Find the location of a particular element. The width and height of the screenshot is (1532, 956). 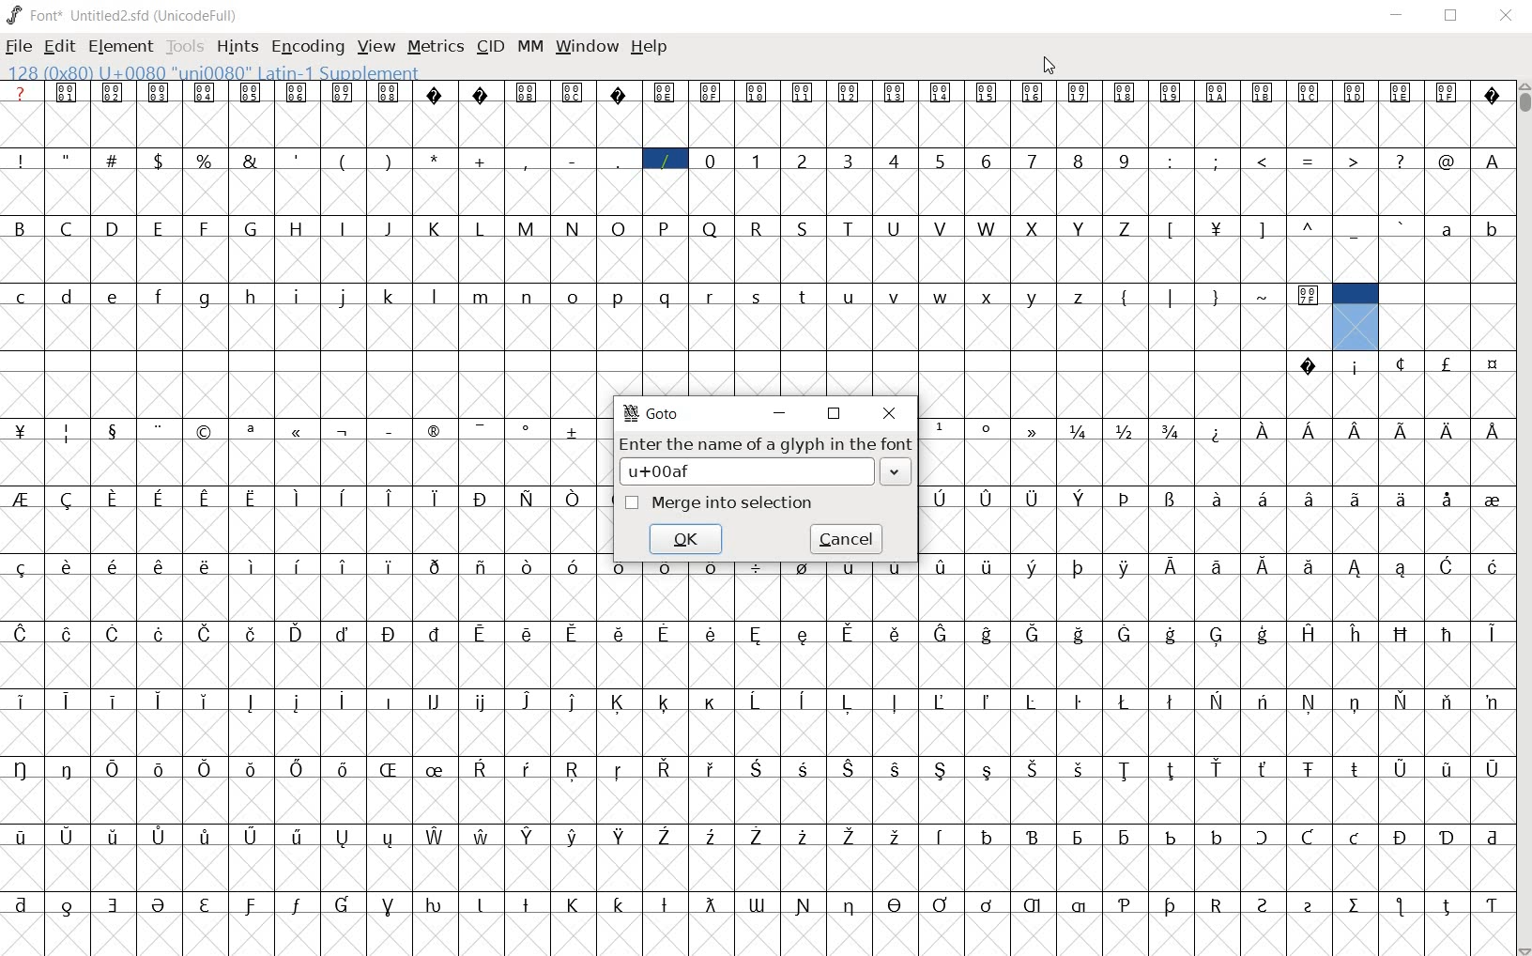

Symbol is located at coordinates (668, 633).